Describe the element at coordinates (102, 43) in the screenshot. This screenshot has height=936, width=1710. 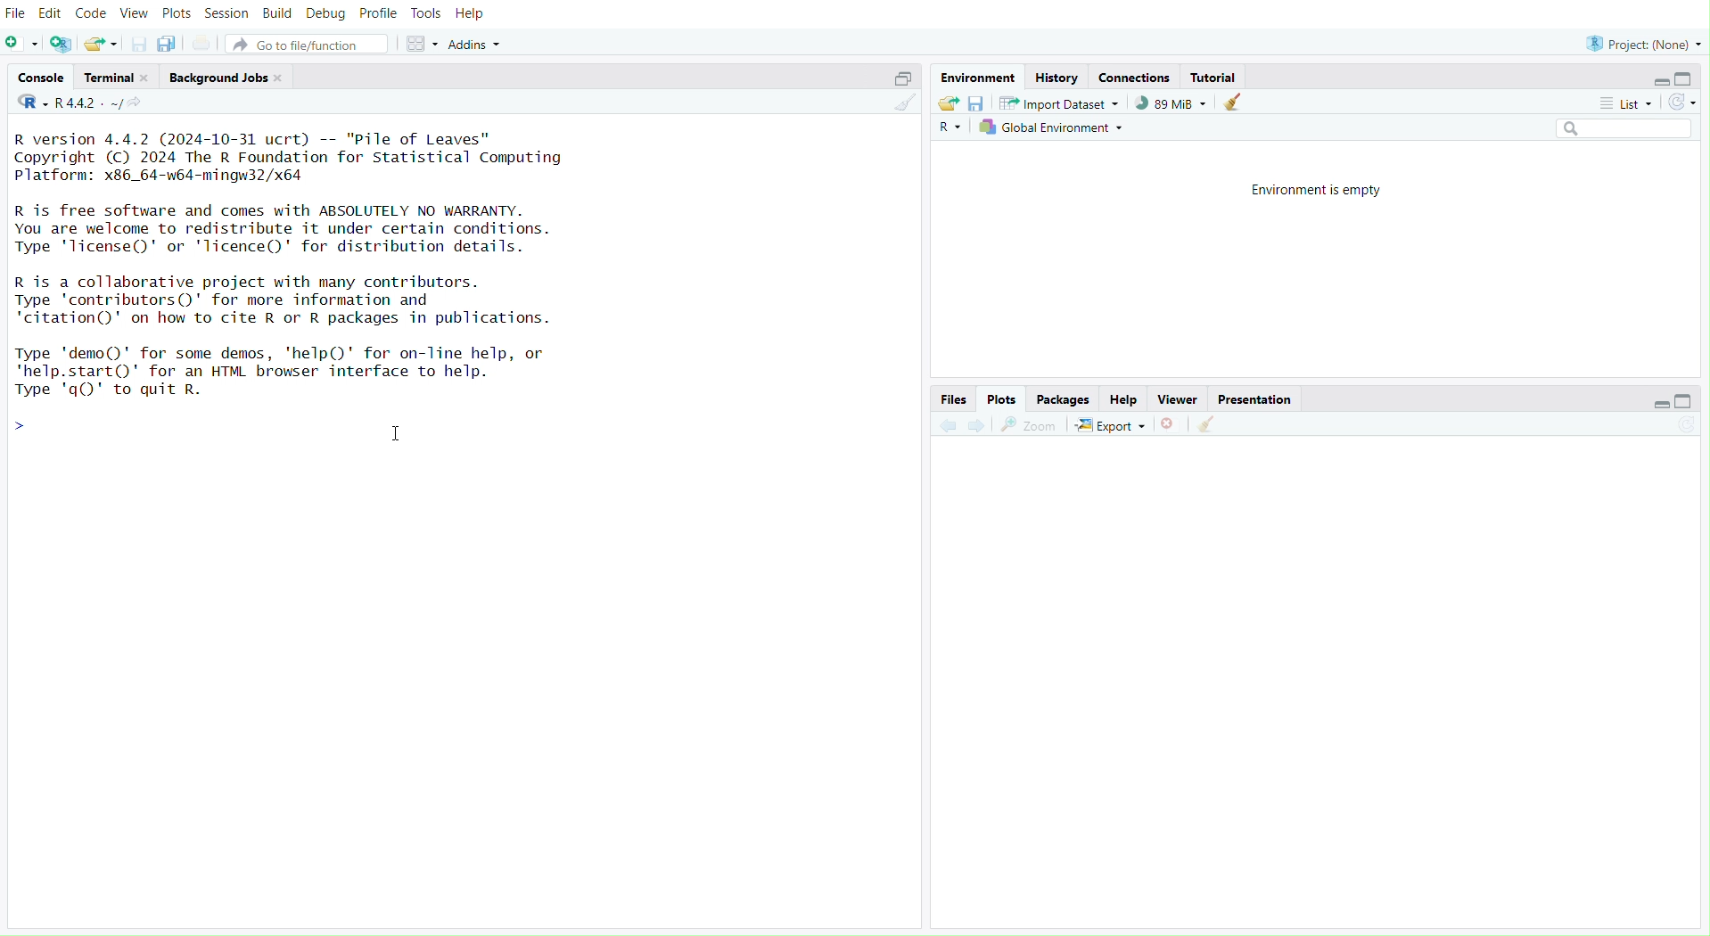
I see `Open an existing file (Ctrl + O)` at that location.